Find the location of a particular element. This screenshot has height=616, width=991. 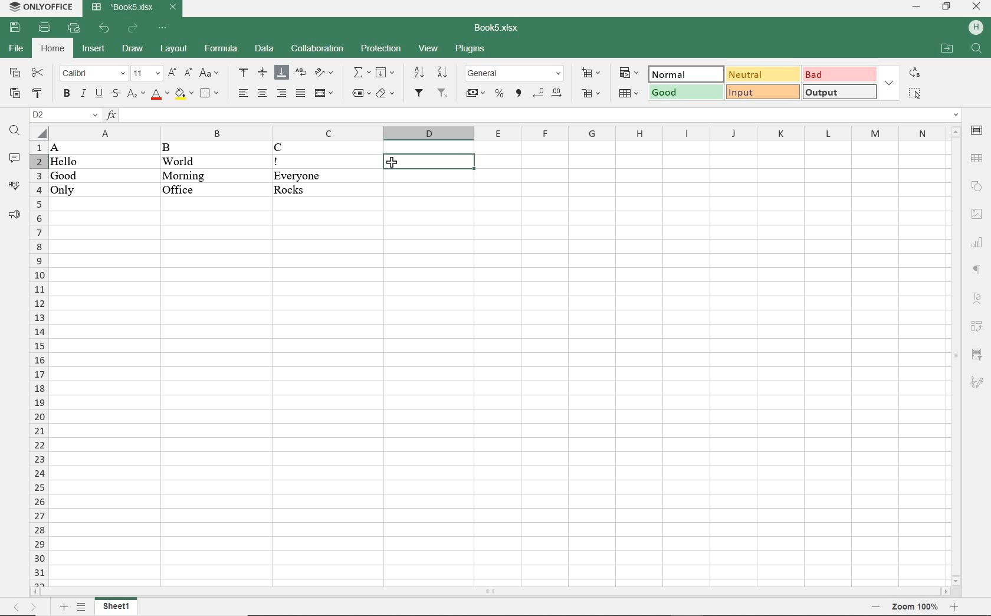

hp is located at coordinates (975, 27).